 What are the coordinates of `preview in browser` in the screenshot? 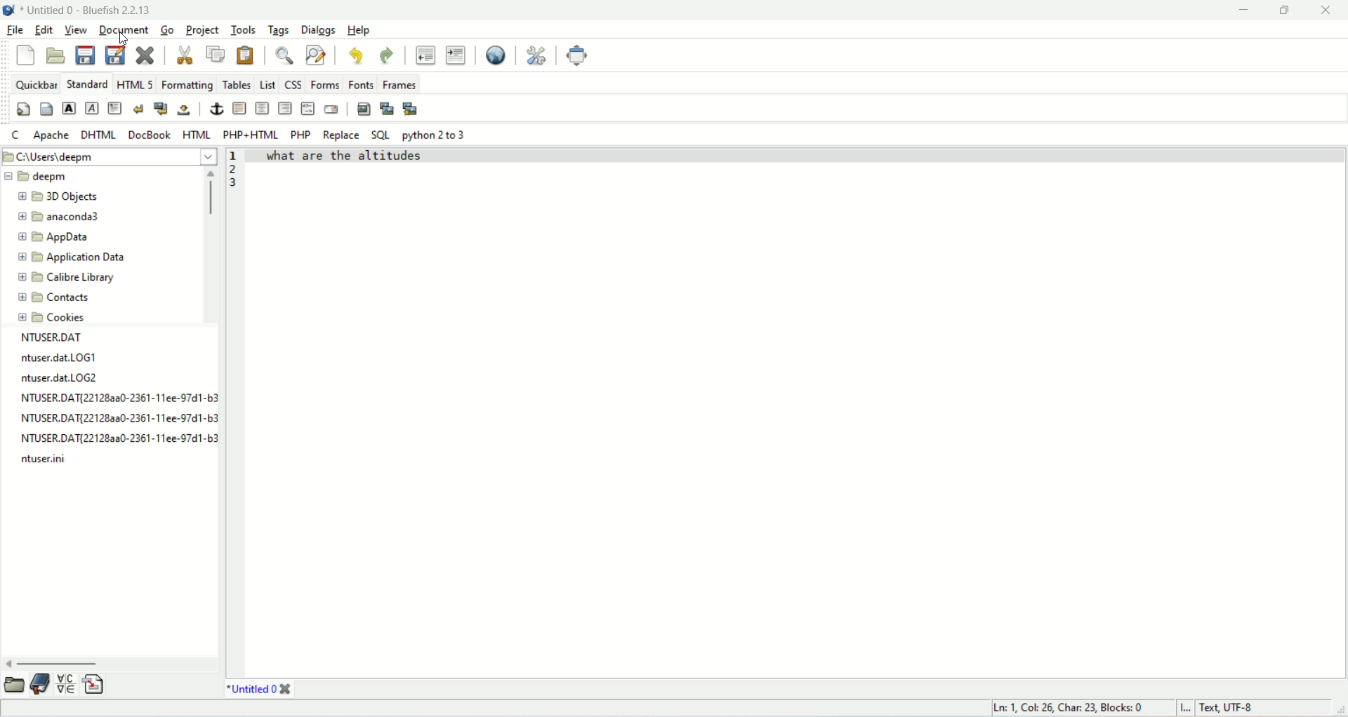 It's located at (496, 55).